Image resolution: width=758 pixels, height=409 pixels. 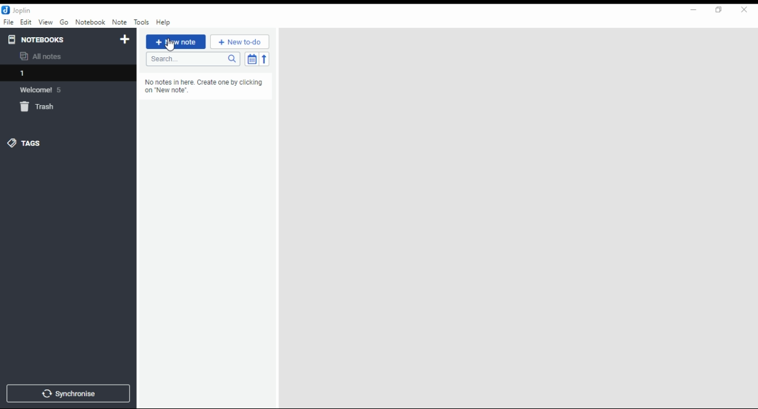 What do you see at coordinates (31, 146) in the screenshot?
I see `tags` at bounding box center [31, 146].